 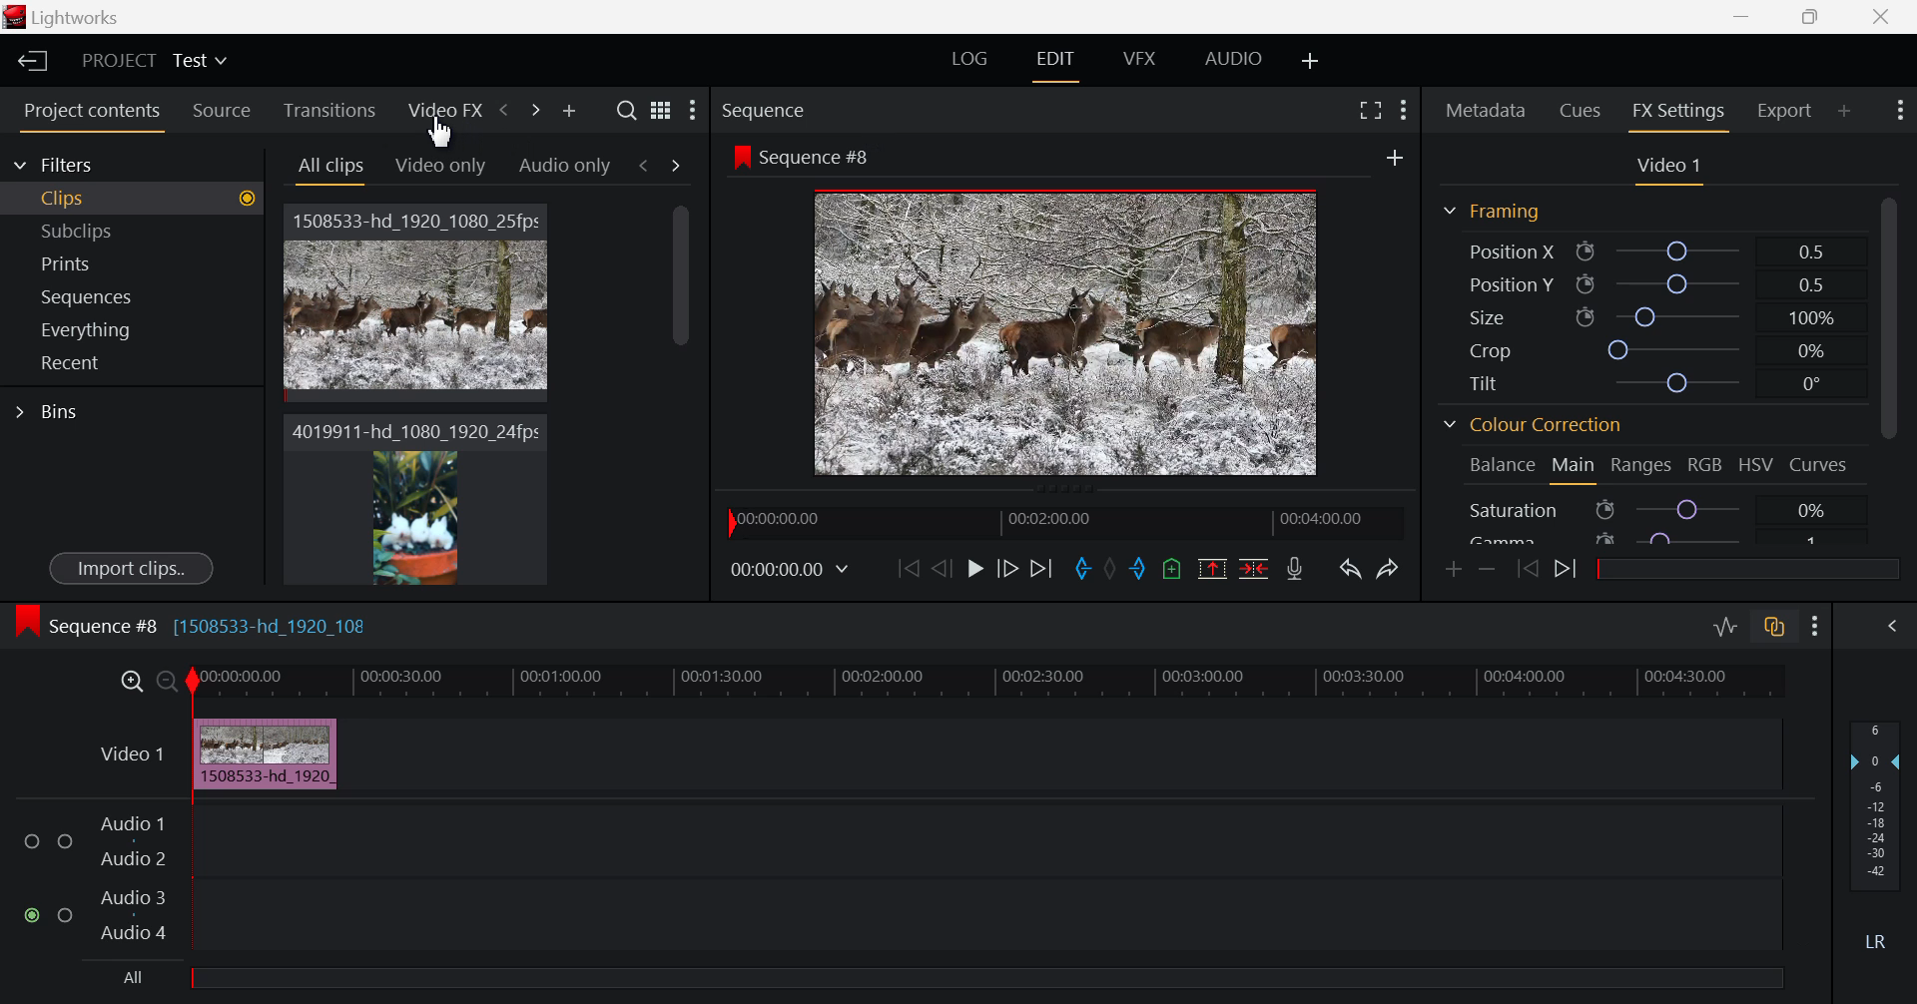 What do you see at coordinates (1640, 465) in the screenshot?
I see `Ranges` at bounding box center [1640, 465].